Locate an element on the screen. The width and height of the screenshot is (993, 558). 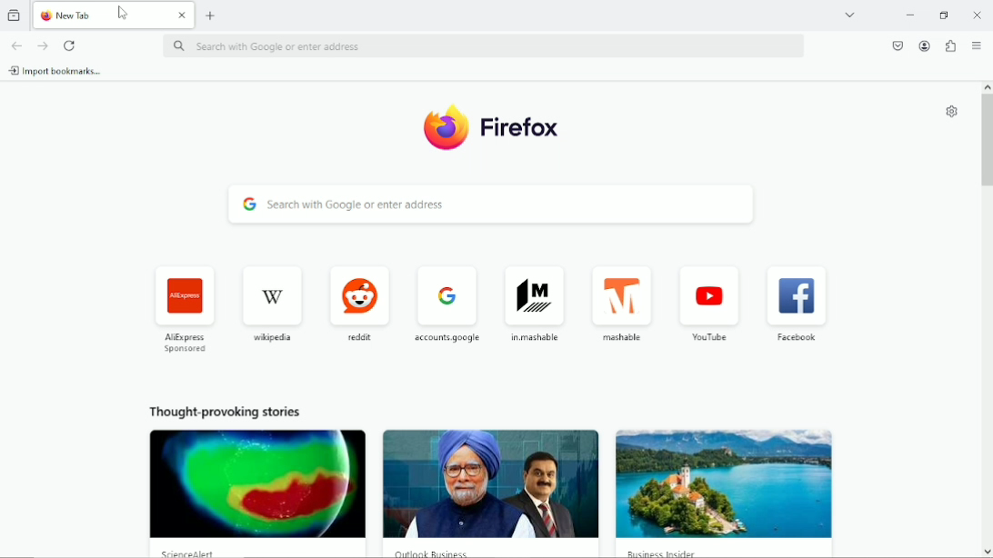
List all tabs is located at coordinates (848, 15).